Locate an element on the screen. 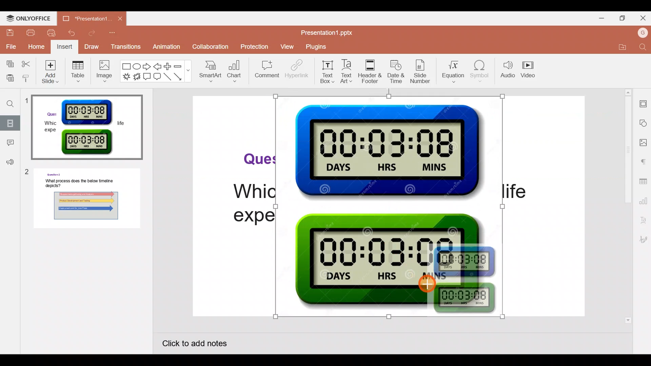 The height and width of the screenshot is (366, 651). Feedback & support is located at coordinates (8, 163).